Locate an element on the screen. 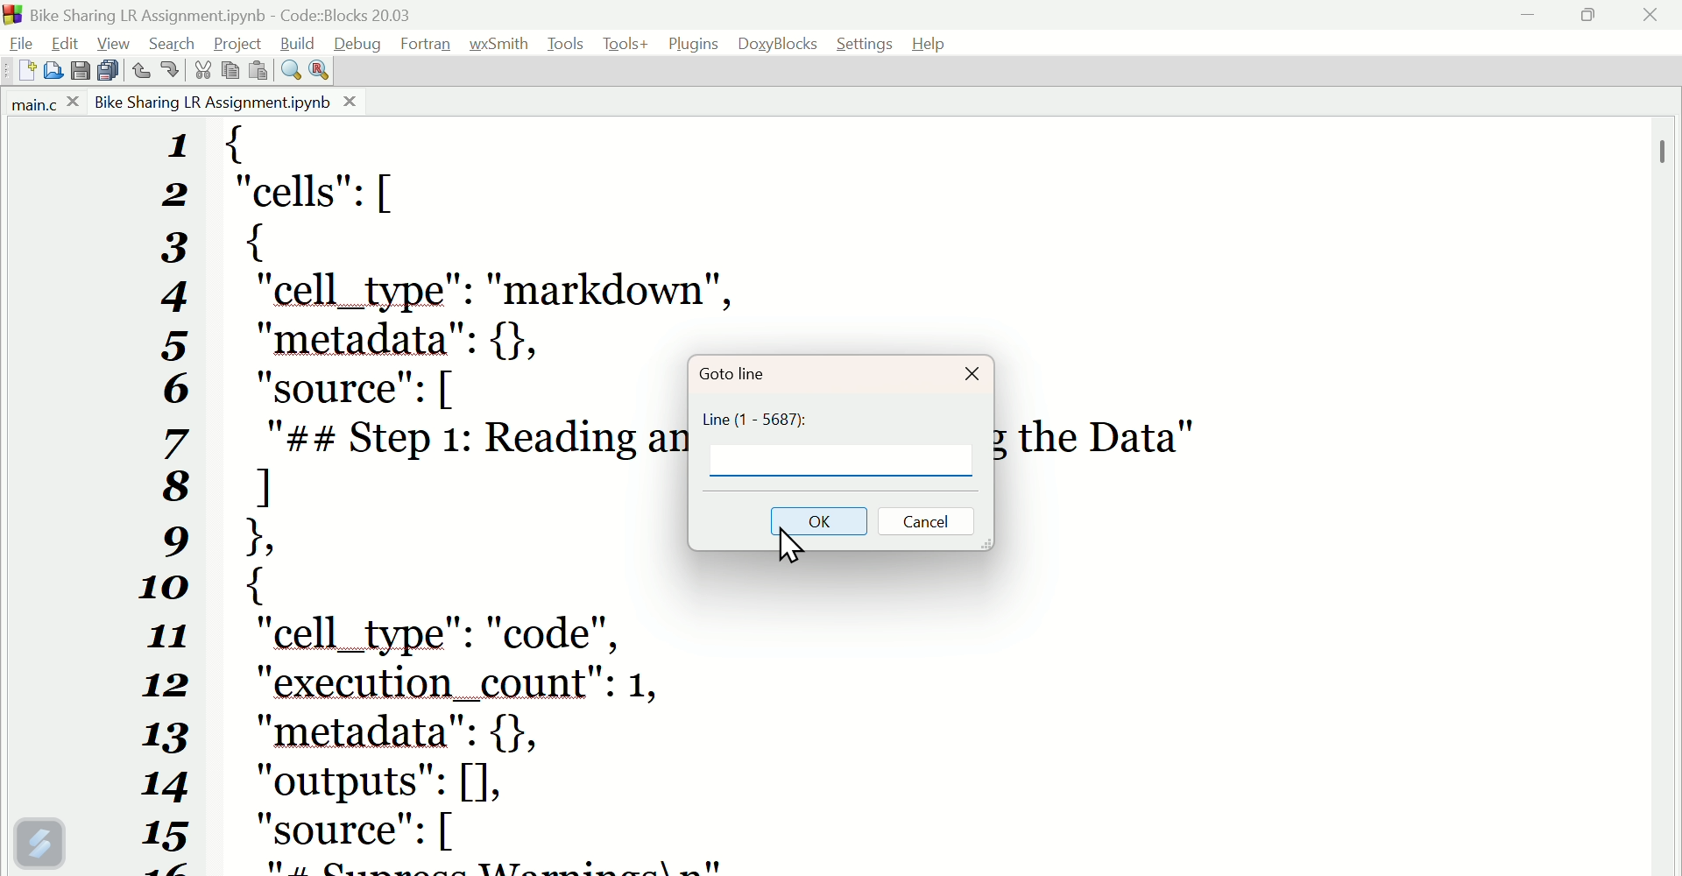 The image size is (1682, 876). Debug is located at coordinates (358, 43).